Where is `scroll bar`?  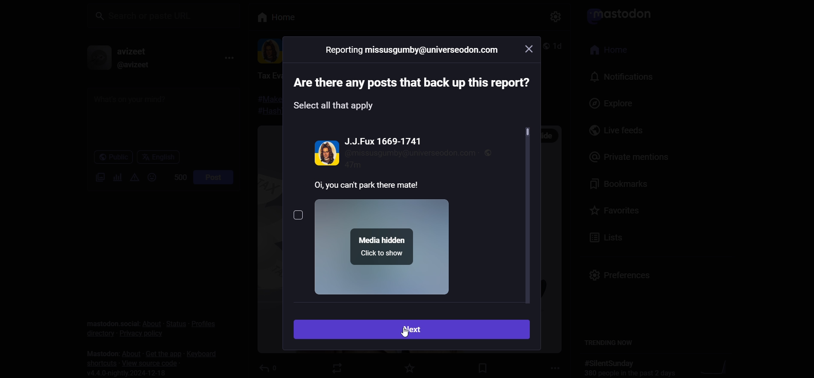 scroll bar is located at coordinates (531, 132).